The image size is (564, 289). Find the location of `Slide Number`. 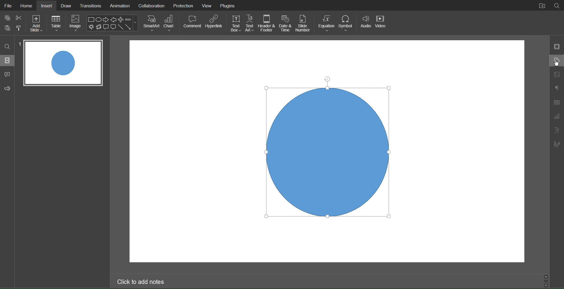

Slide Number is located at coordinates (303, 23).